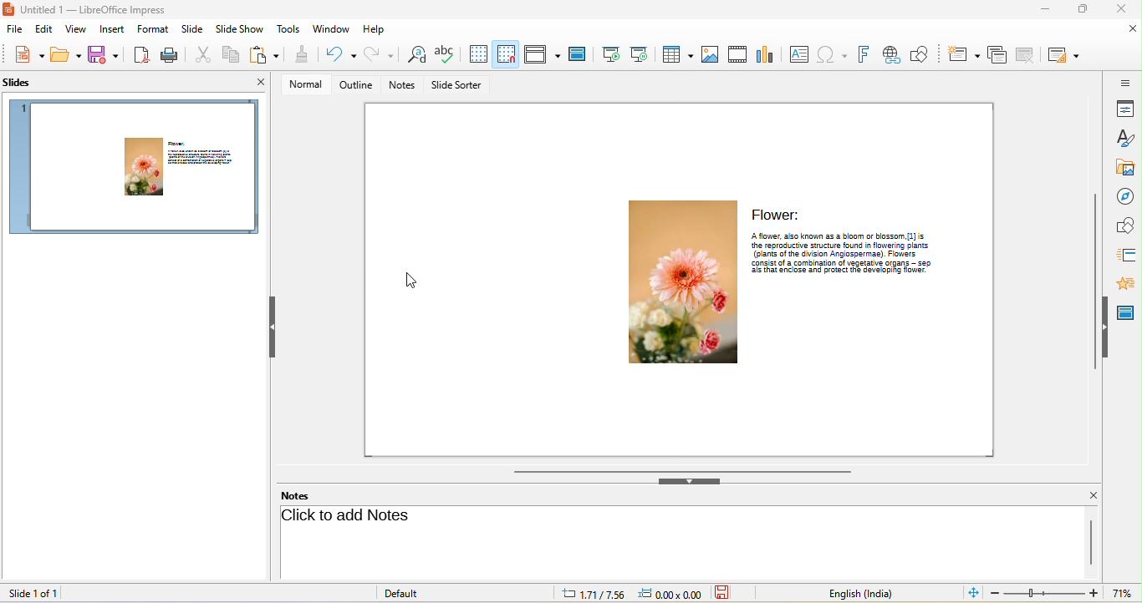 This screenshot has width=1142, height=603. Describe the element at coordinates (1127, 165) in the screenshot. I see `gallery` at that location.